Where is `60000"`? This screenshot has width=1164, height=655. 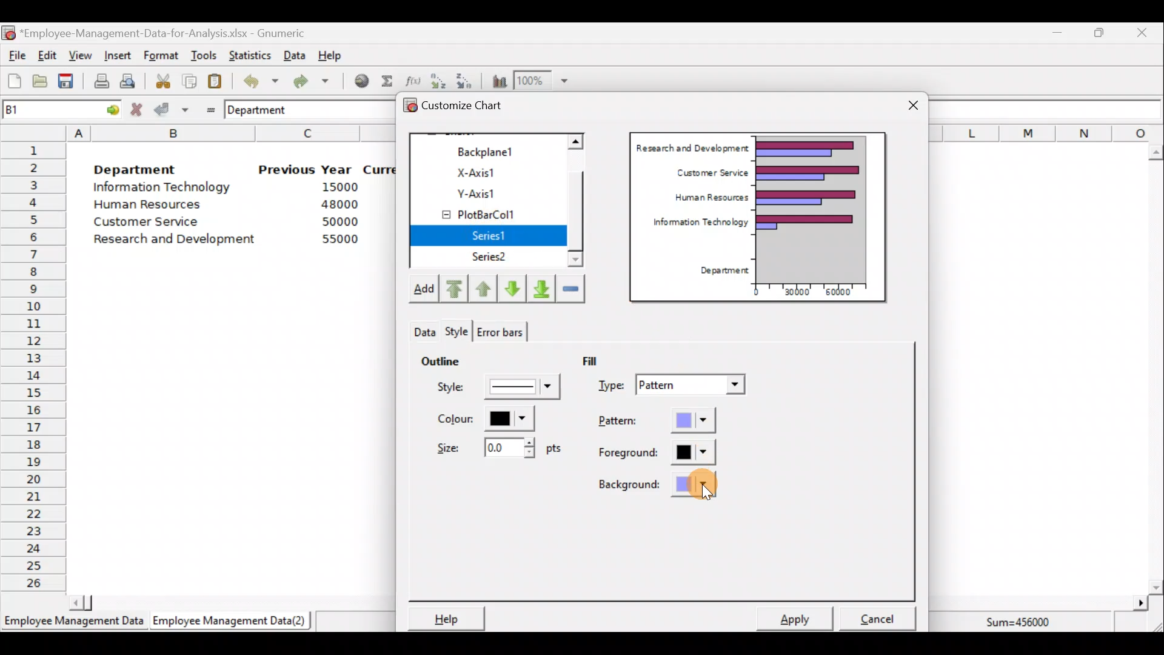
60000" is located at coordinates (845, 294).